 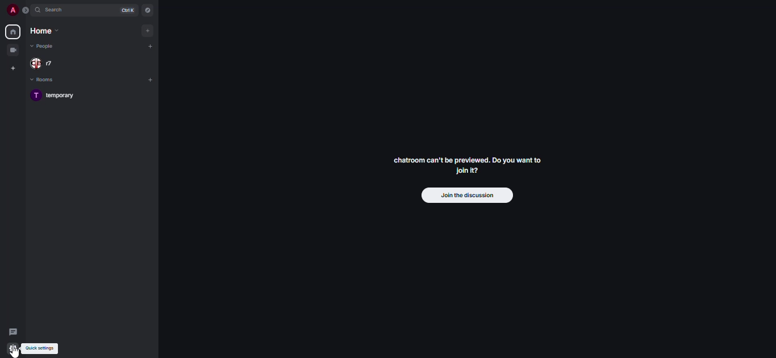 What do you see at coordinates (152, 80) in the screenshot?
I see `add` at bounding box center [152, 80].